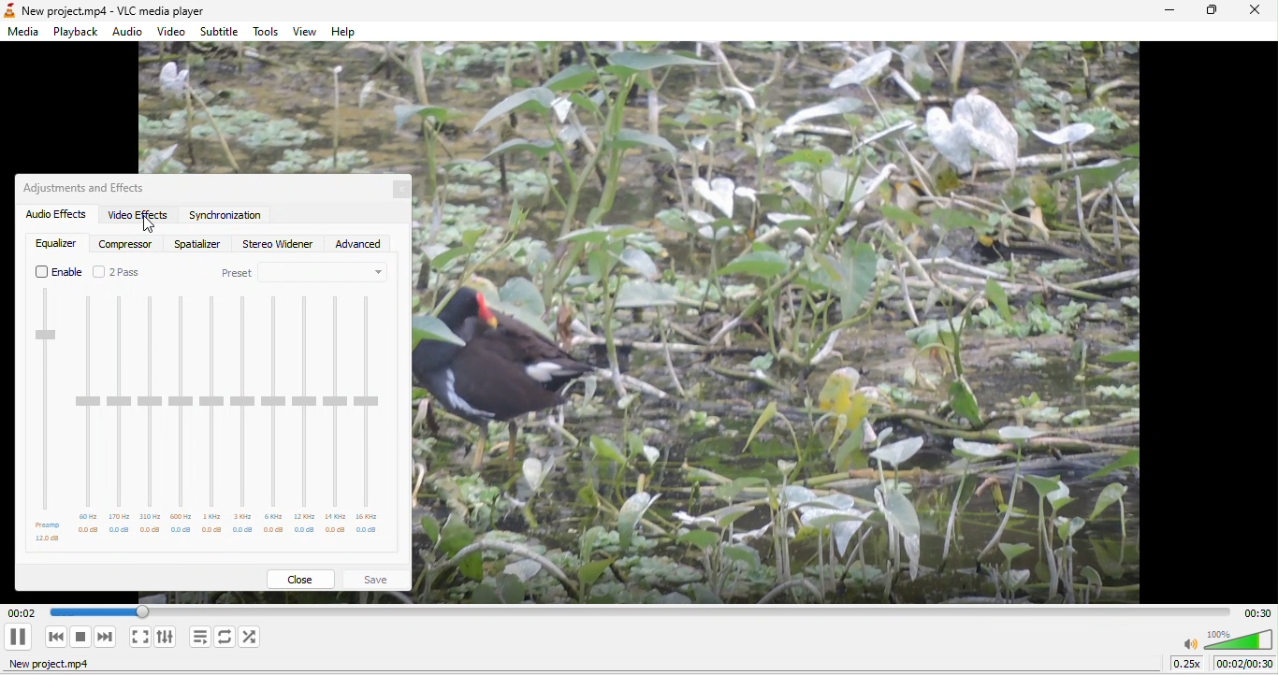 The image size is (1278, 675). I want to click on audio, so click(129, 32).